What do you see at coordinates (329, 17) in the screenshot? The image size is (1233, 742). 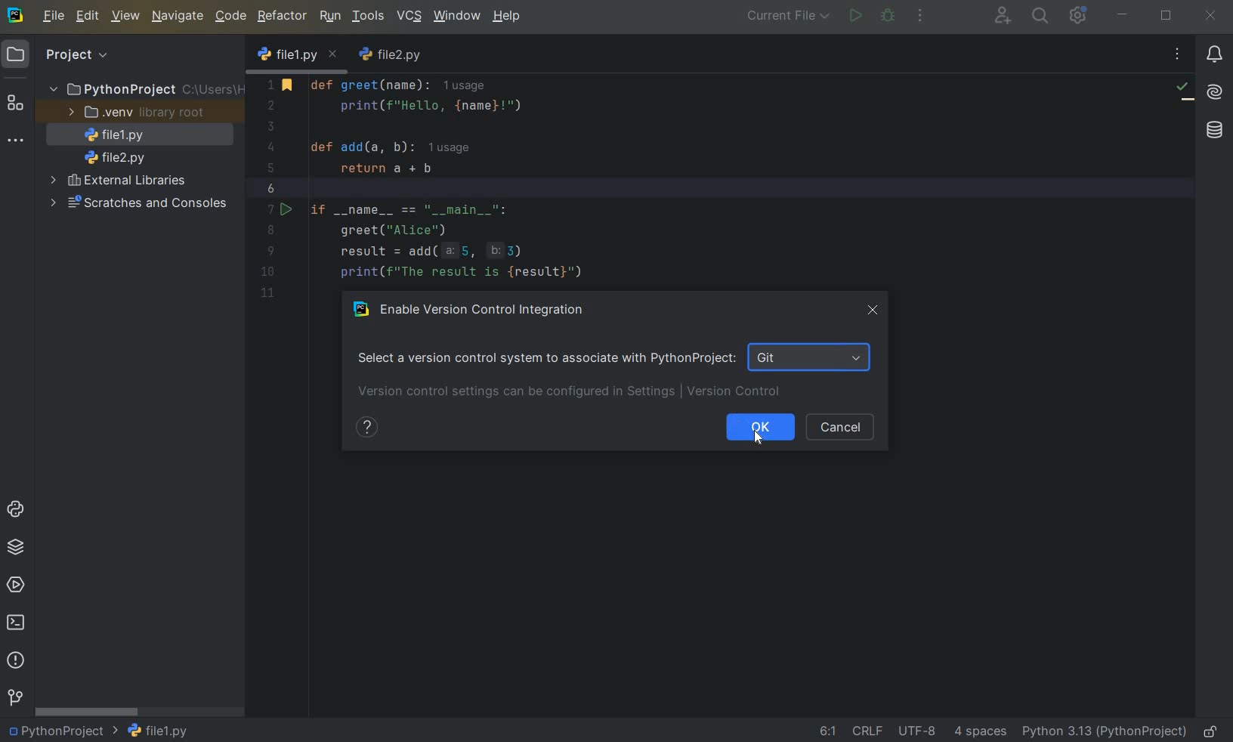 I see `run` at bounding box center [329, 17].